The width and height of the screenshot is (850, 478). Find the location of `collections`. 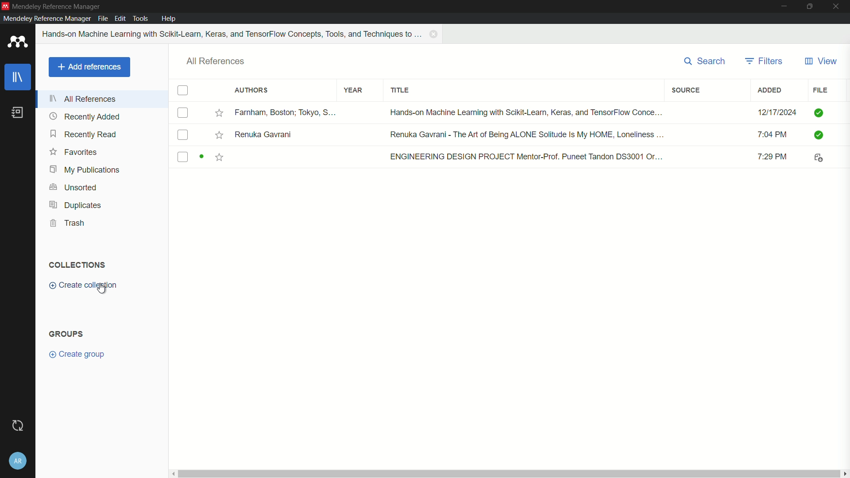

collections is located at coordinates (76, 264).